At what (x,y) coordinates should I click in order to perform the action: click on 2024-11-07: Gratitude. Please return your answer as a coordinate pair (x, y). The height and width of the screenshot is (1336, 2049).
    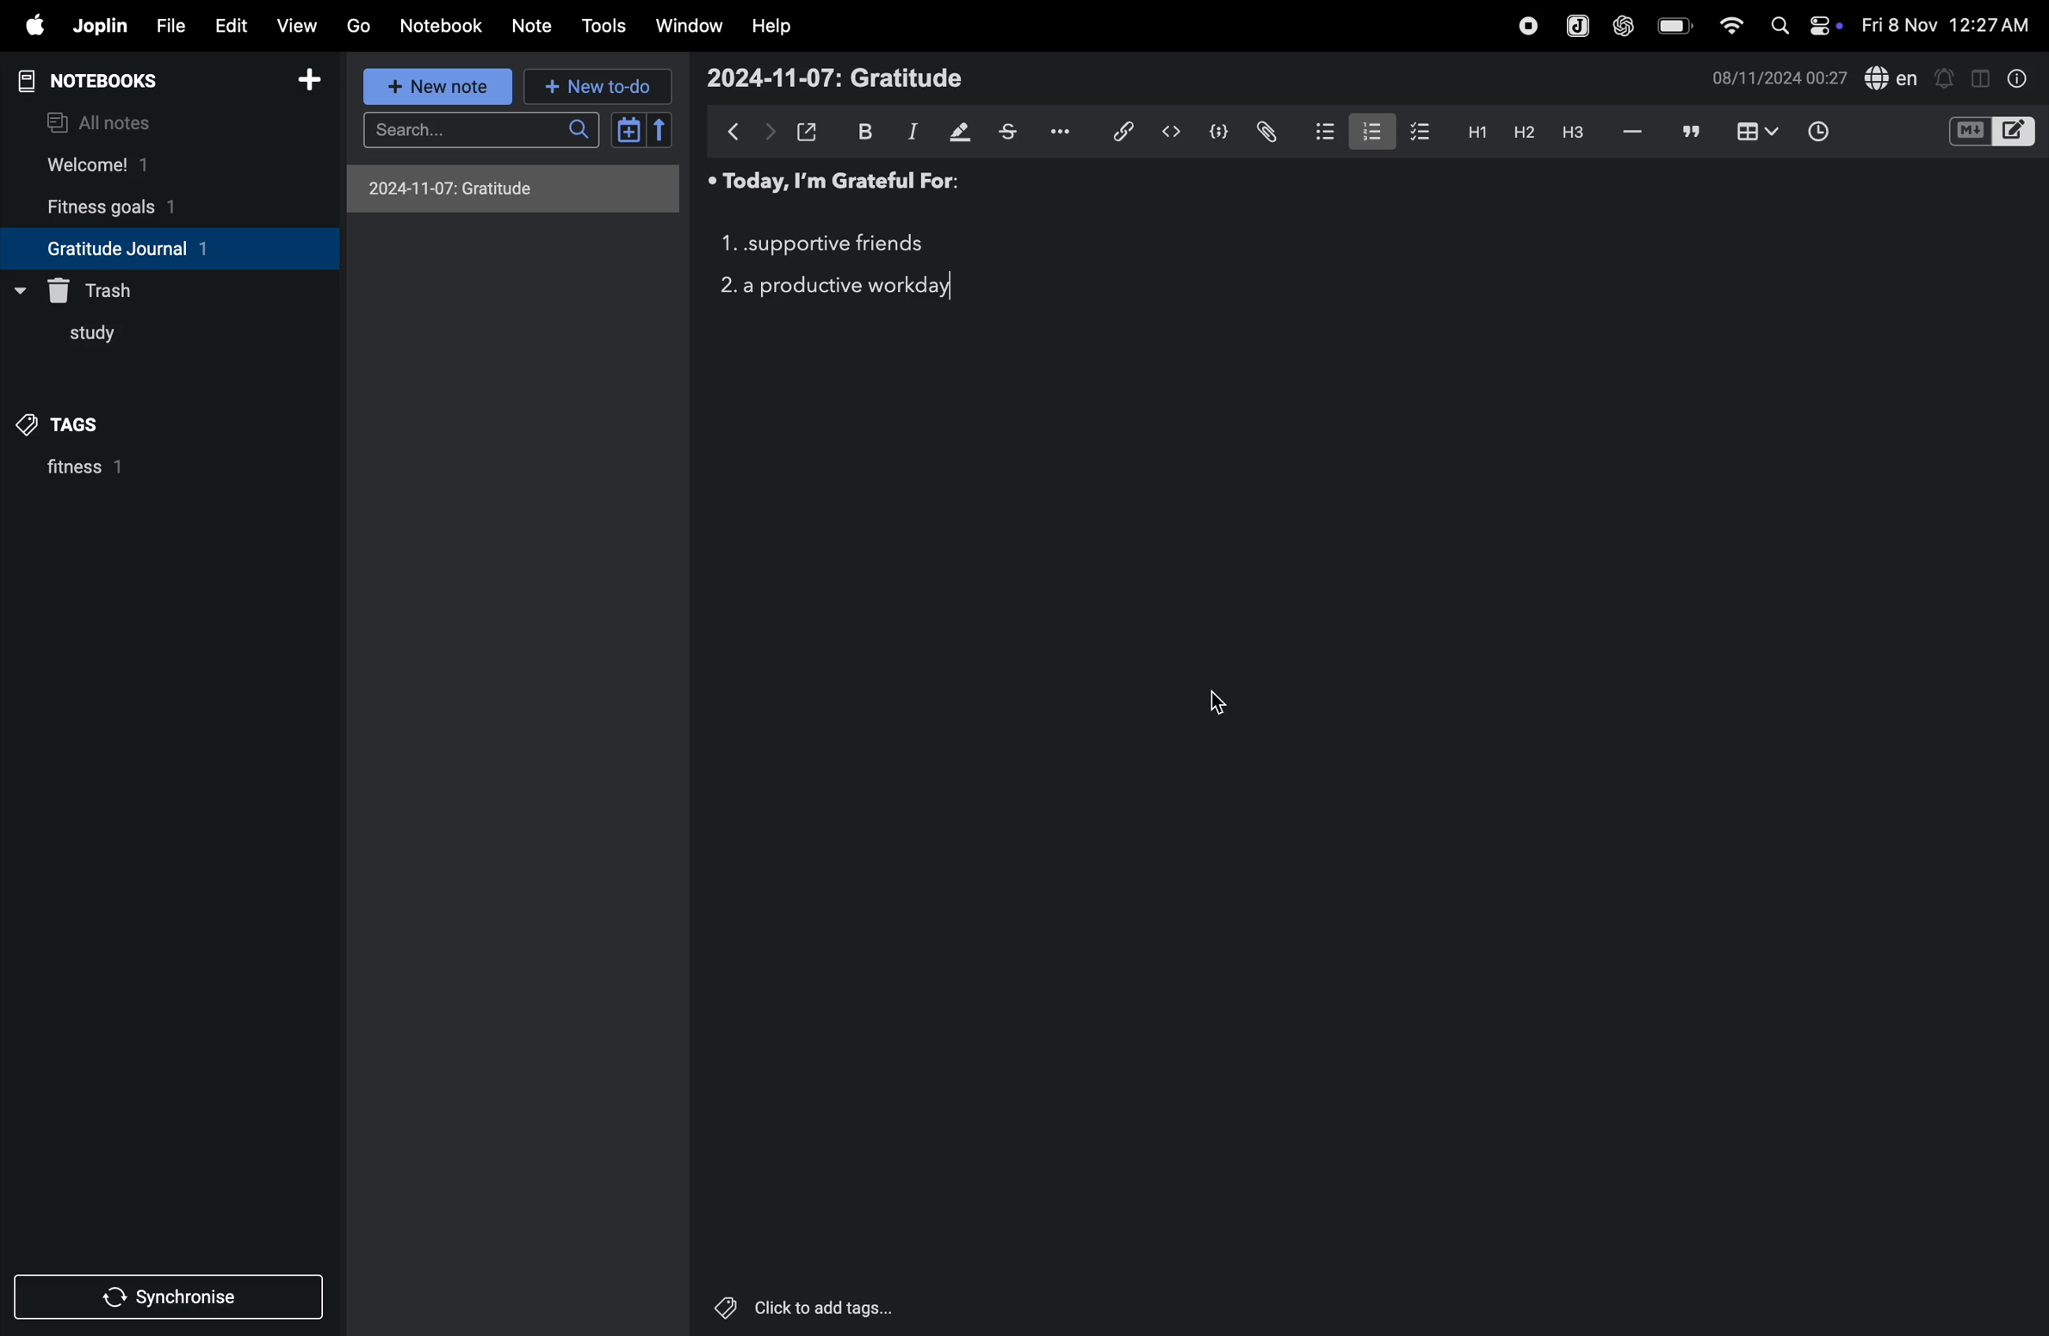
    Looking at the image, I should click on (833, 77).